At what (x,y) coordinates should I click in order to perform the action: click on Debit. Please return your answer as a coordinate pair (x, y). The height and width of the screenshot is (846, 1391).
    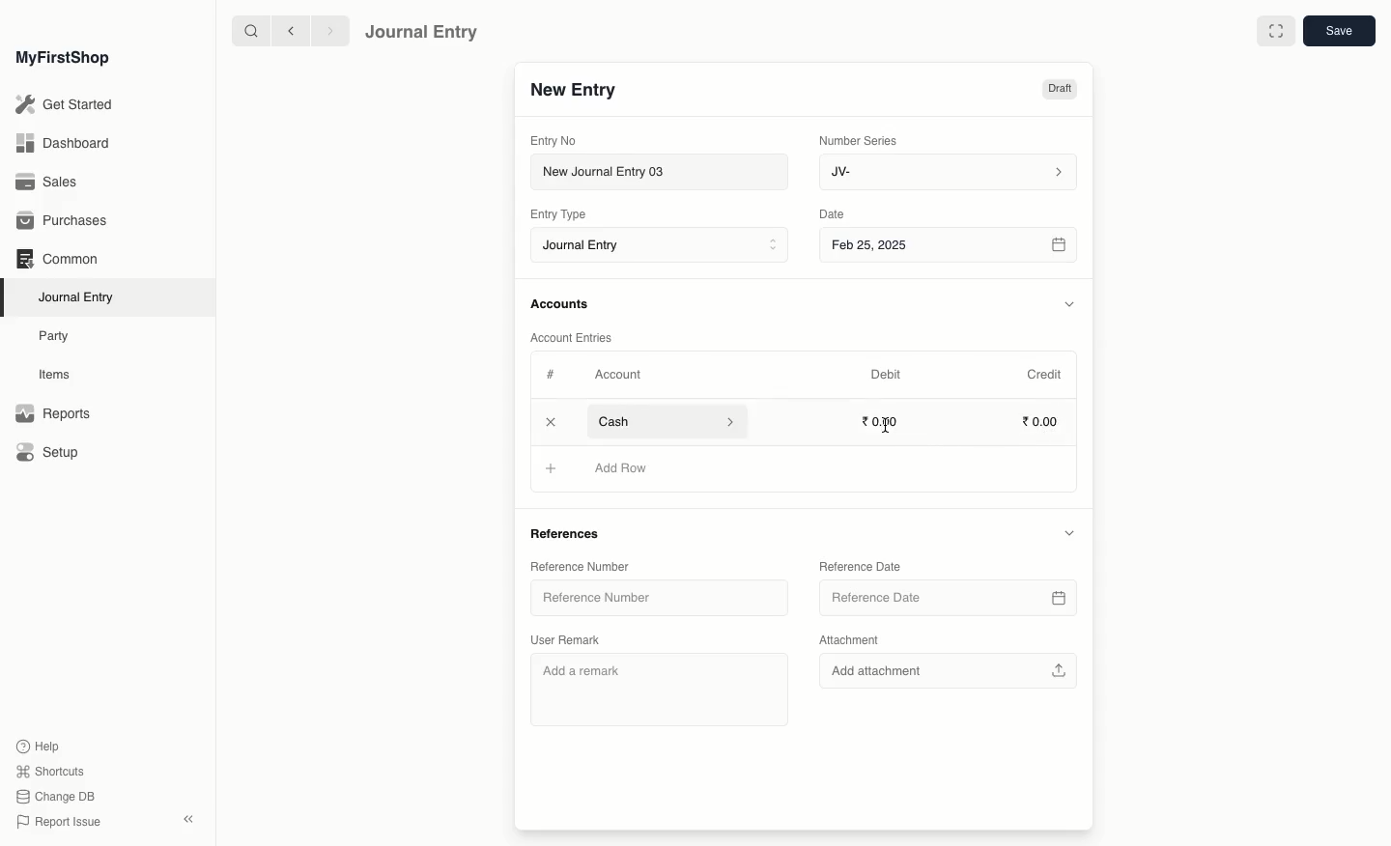
    Looking at the image, I should click on (886, 374).